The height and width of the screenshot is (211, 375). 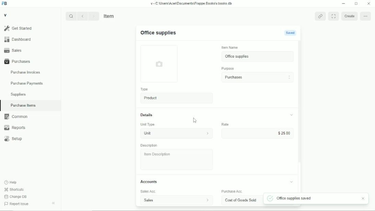 I want to click on description, so click(x=149, y=145).